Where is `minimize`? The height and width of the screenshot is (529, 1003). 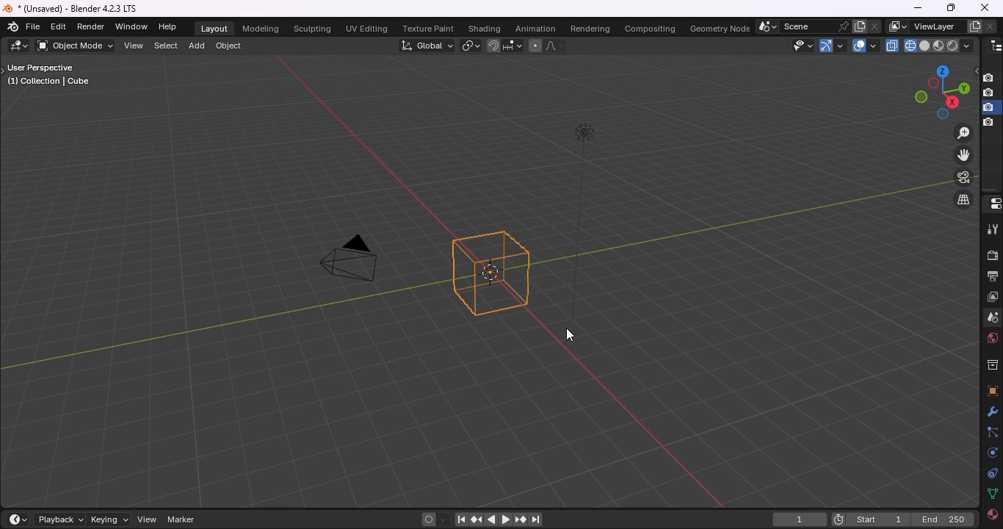
minimize is located at coordinates (918, 7).